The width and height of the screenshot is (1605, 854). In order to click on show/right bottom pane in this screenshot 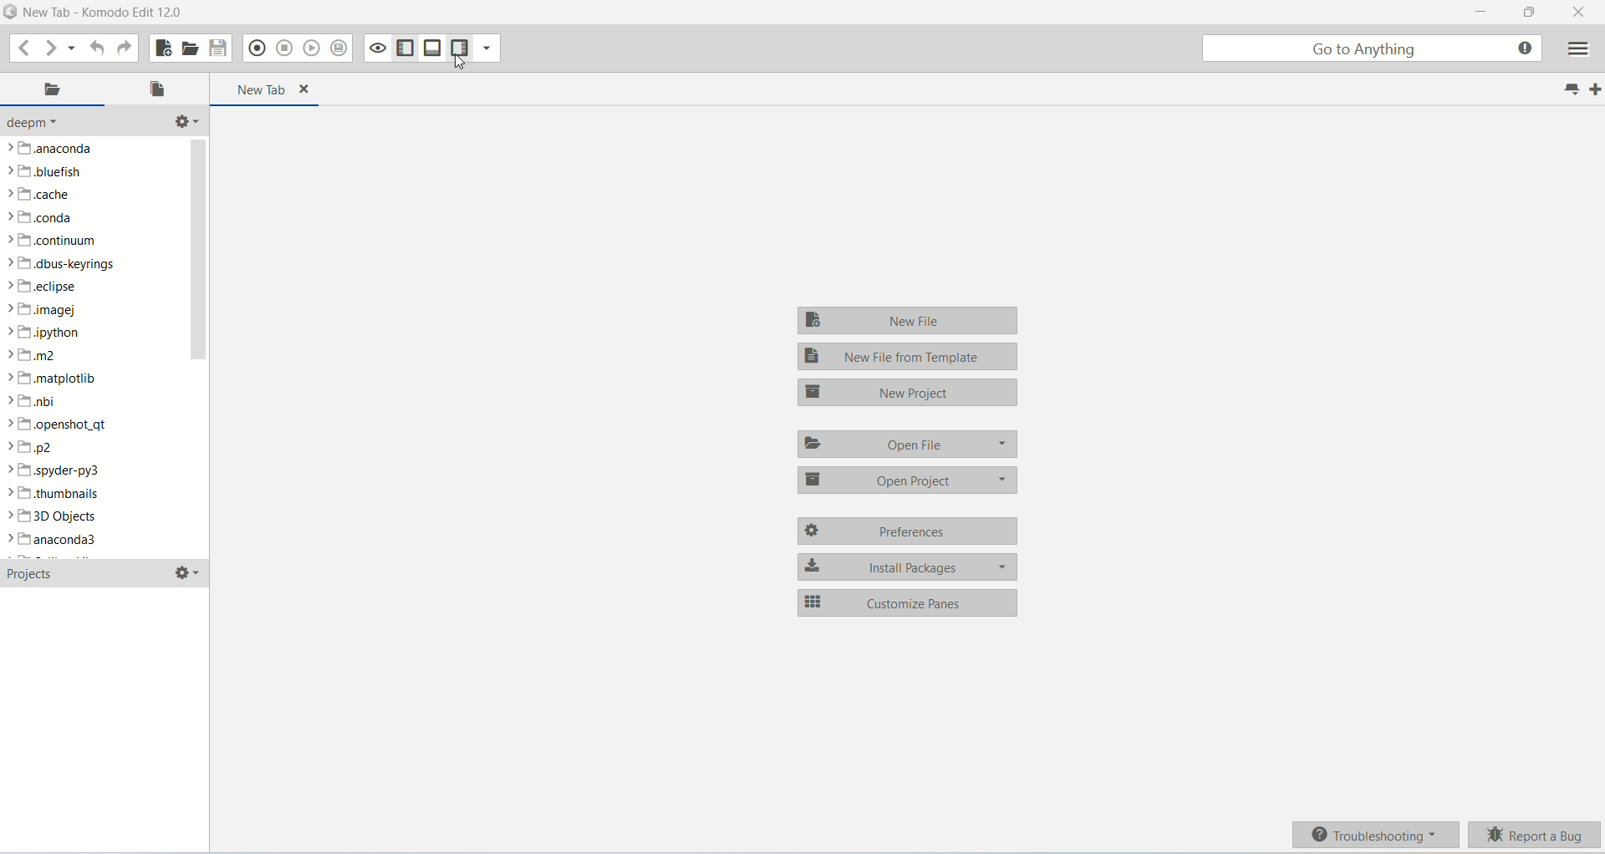, I will do `click(432, 48)`.